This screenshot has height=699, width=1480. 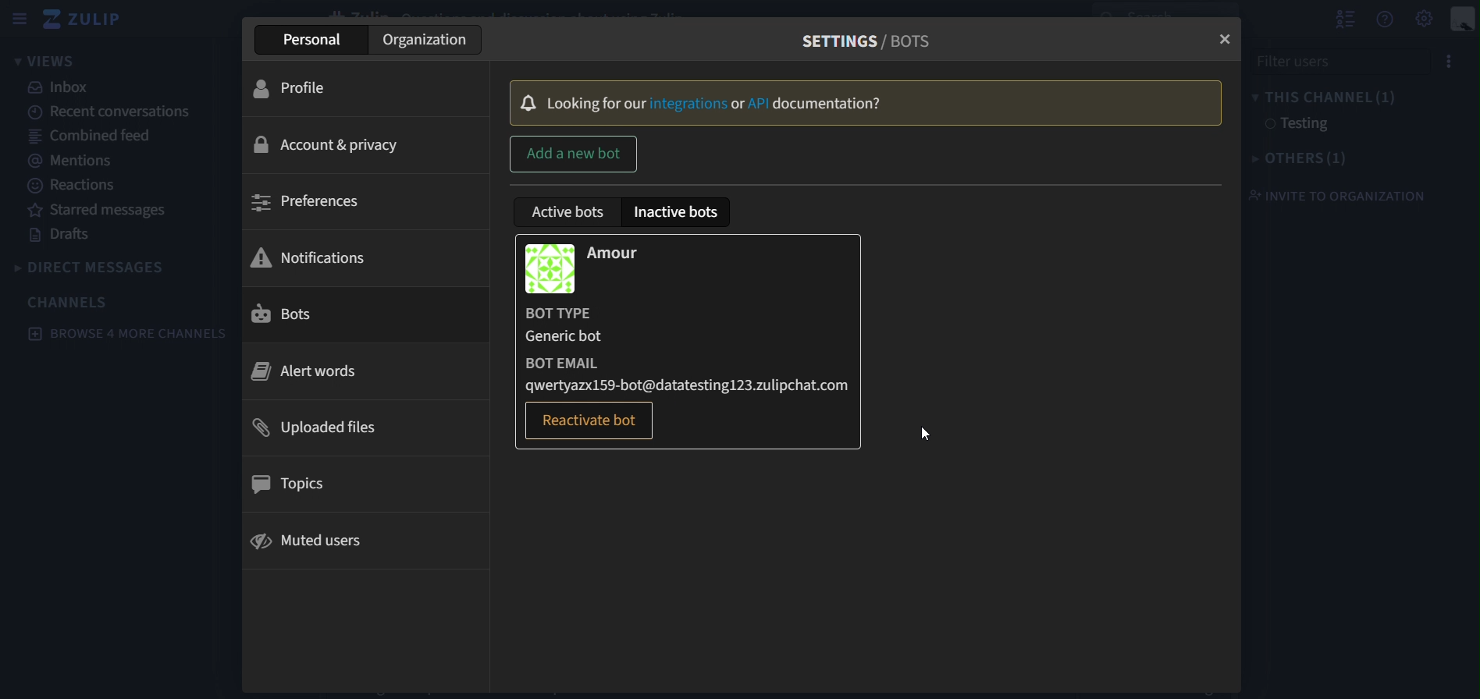 What do you see at coordinates (596, 103) in the screenshot?
I see `Locking for our` at bounding box center [596, 103].